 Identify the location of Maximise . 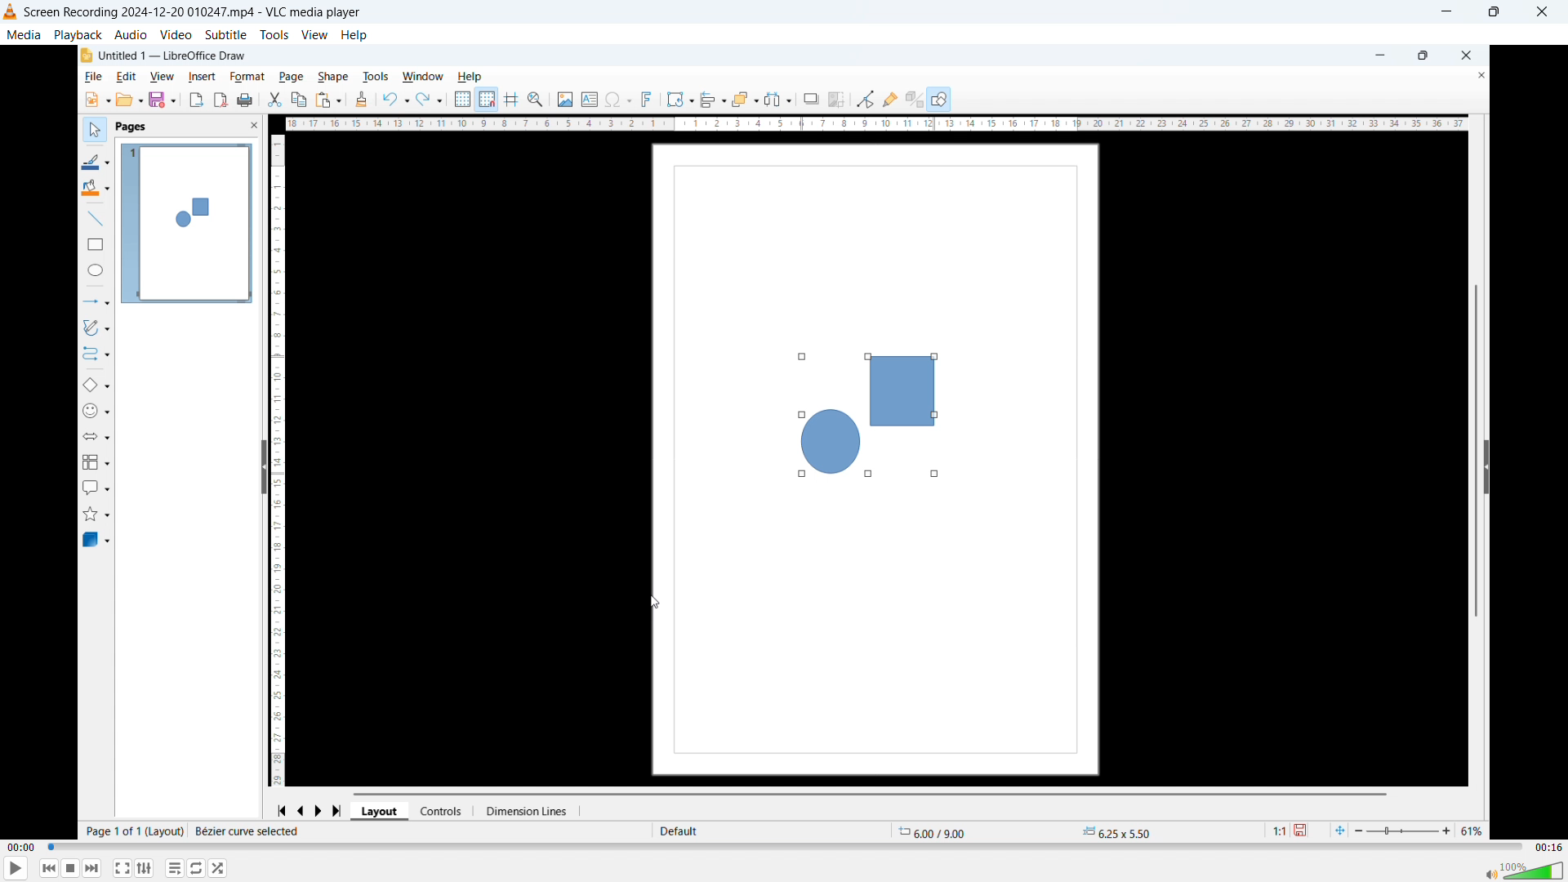
(1497, 11).